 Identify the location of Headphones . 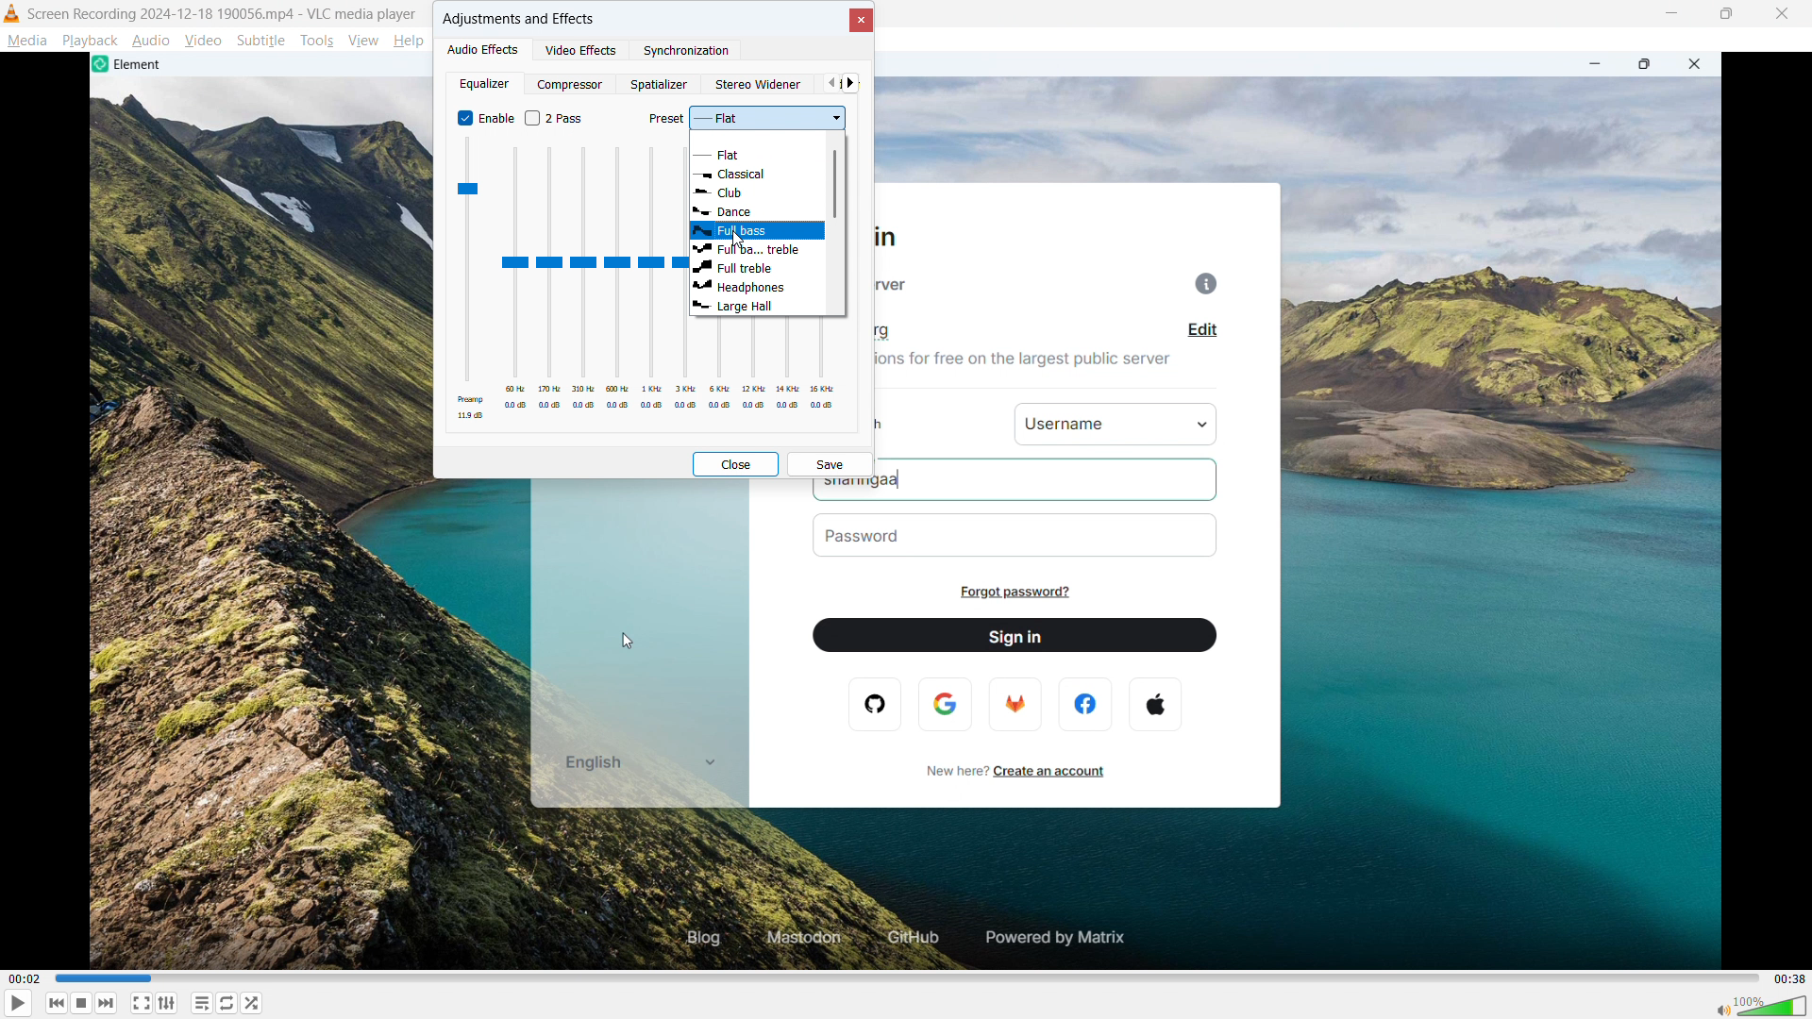
(759, 286).